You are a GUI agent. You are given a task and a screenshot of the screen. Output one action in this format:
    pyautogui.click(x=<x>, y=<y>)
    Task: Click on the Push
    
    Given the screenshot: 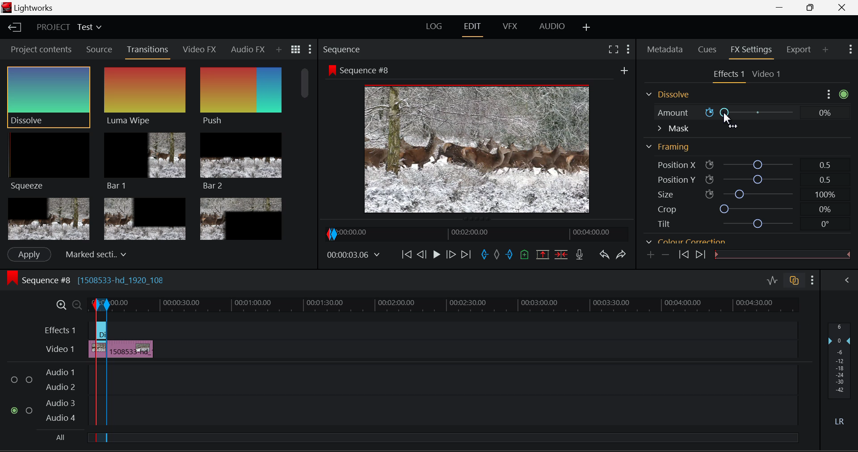 What is the action you would take?
    pyautogui.click(x=241, y=97)
    